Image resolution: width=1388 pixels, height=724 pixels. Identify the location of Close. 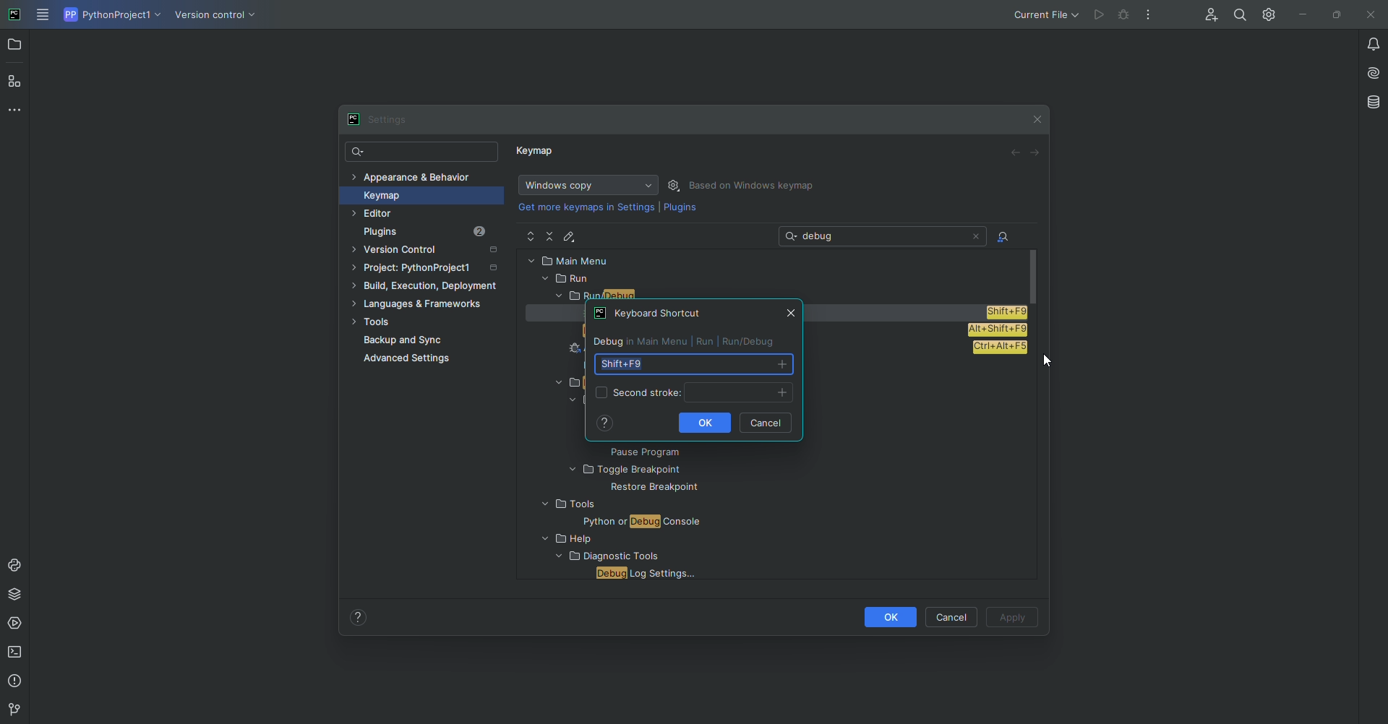
(787, 312).